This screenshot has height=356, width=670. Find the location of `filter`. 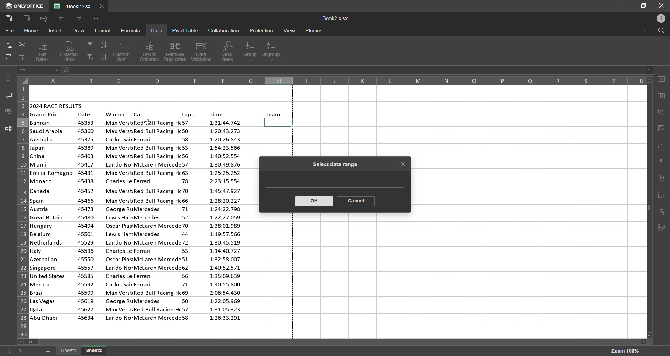

filter is located at coordinates (89, 44).